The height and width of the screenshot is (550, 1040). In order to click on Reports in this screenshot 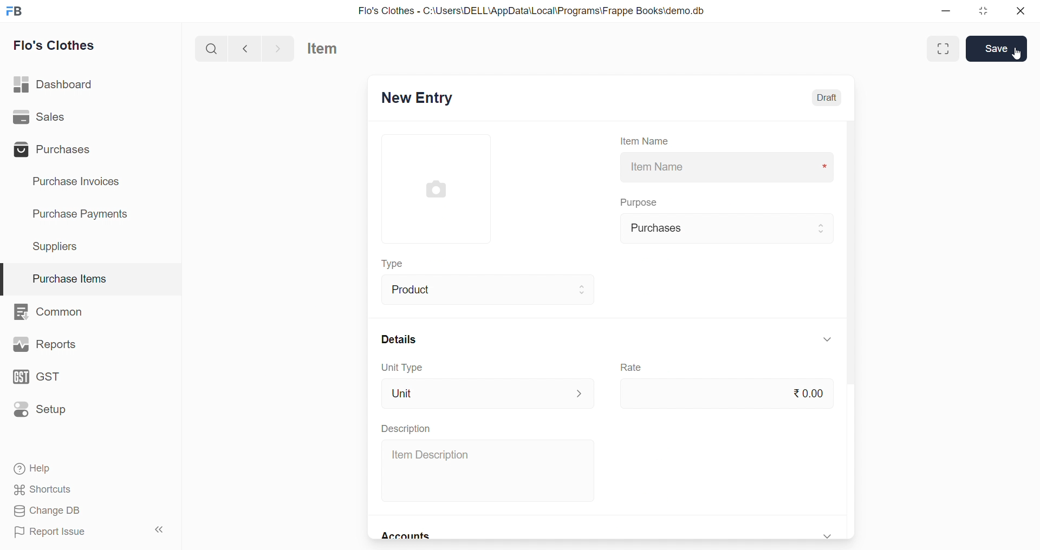, I will do `click(45, 344)`.